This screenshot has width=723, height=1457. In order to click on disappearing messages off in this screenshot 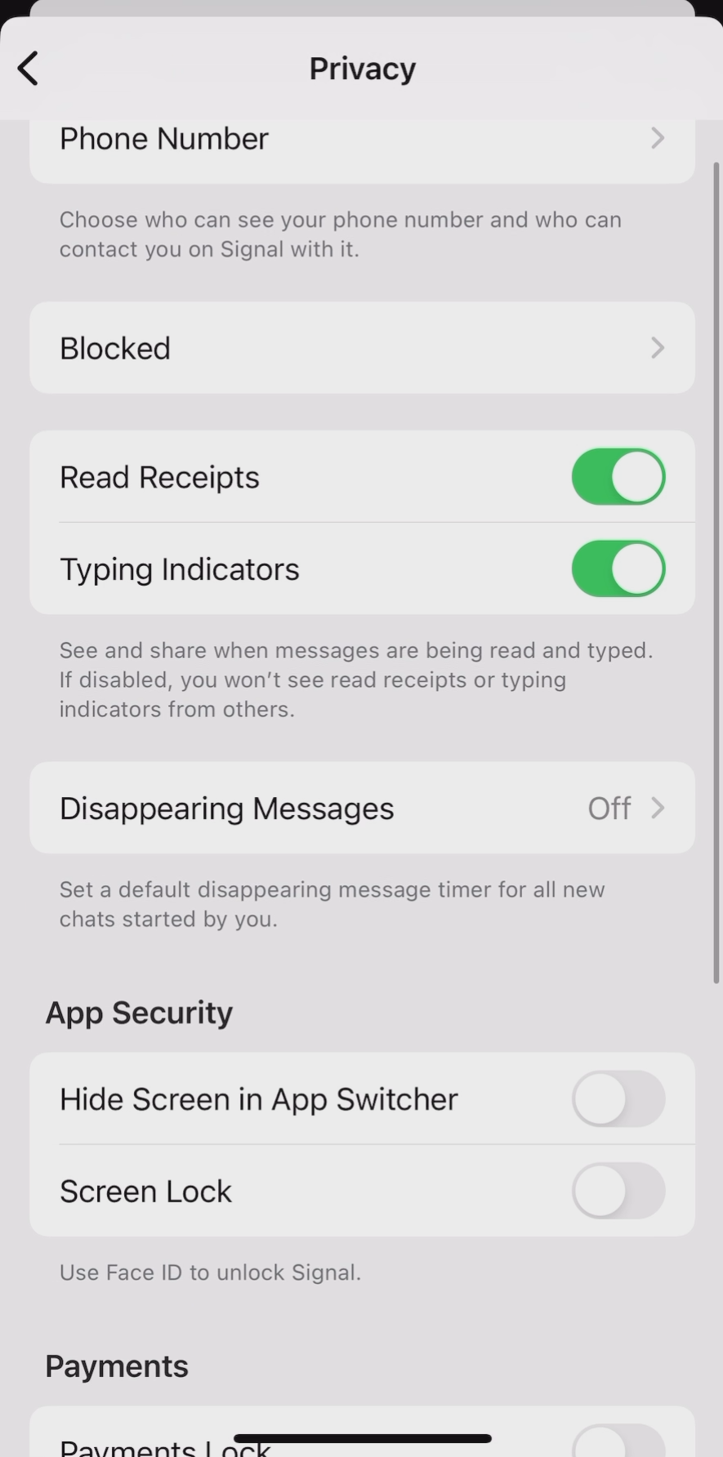, I will do `click(360, 804)`.